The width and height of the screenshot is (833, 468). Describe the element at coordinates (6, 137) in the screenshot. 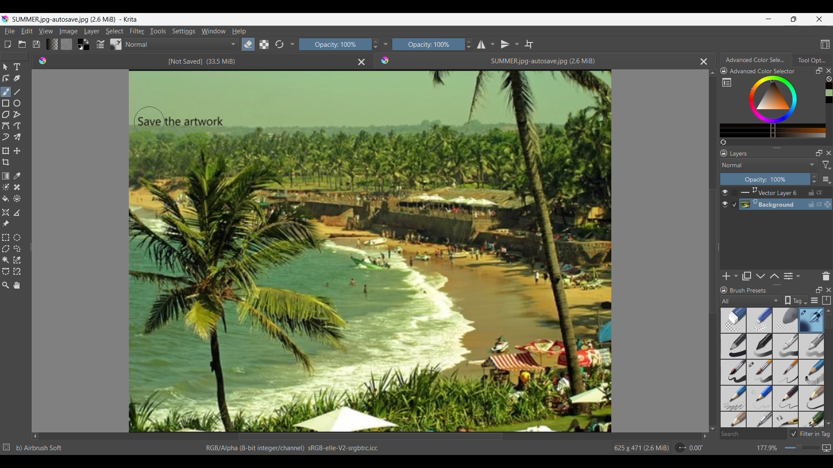

I see `Dynamic brush tool` at that location.